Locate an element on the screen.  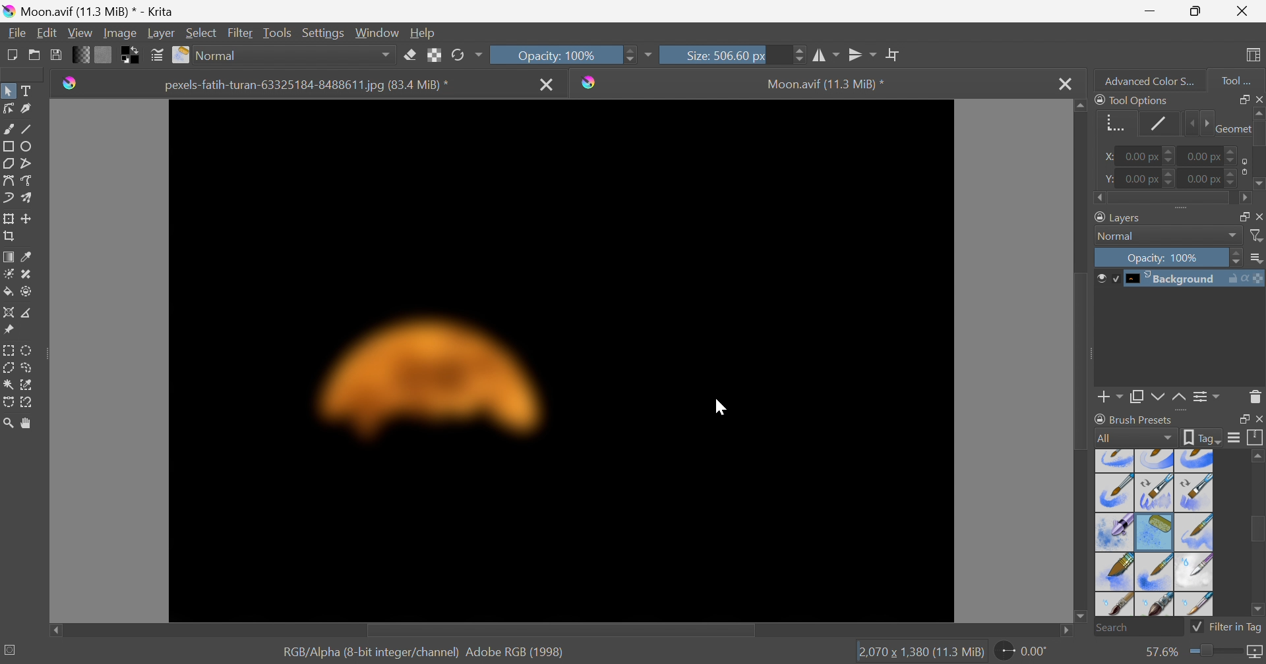
Advanced color is located at coordinates (1155, 80).